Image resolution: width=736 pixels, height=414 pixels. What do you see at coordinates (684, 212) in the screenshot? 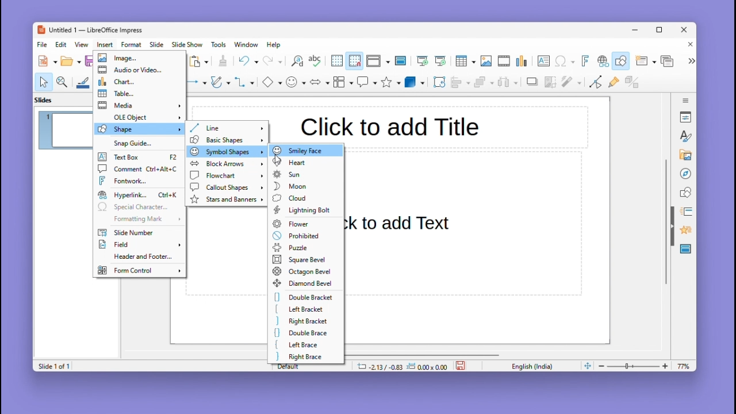
I see `Animation` at bounding box center [684, 212].